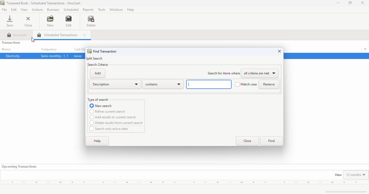  I want to click on last occur, so click(79, 49).